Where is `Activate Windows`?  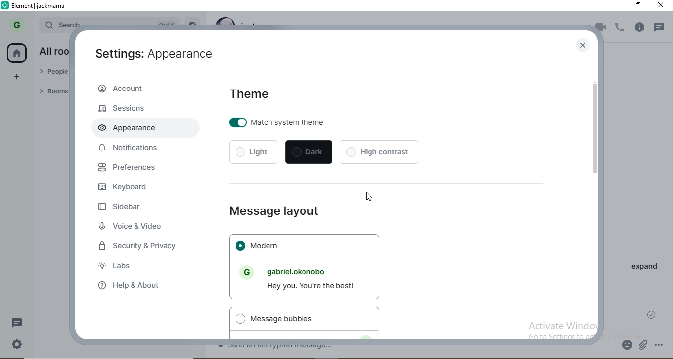 Activate Windows is located at coordinates (565, 325).